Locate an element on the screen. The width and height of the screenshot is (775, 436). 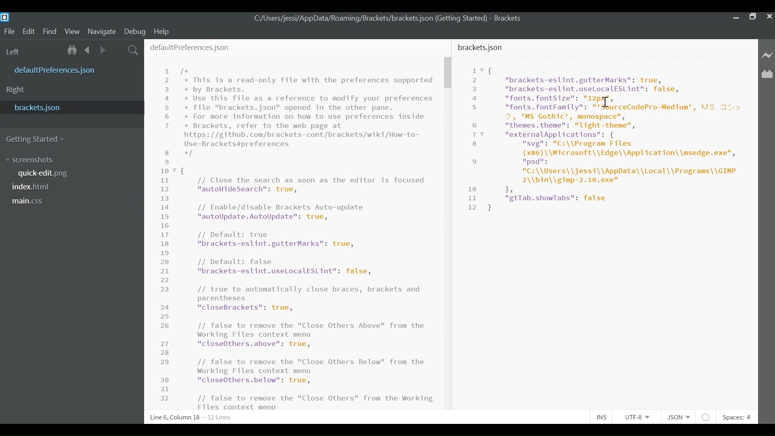
Help is located at coordinates (161, 31).